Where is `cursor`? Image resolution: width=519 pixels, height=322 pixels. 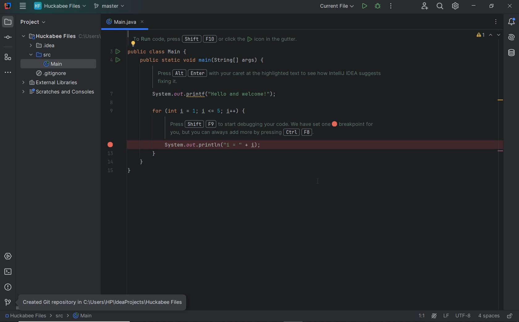 cursor is located at coordinates (319, 181).